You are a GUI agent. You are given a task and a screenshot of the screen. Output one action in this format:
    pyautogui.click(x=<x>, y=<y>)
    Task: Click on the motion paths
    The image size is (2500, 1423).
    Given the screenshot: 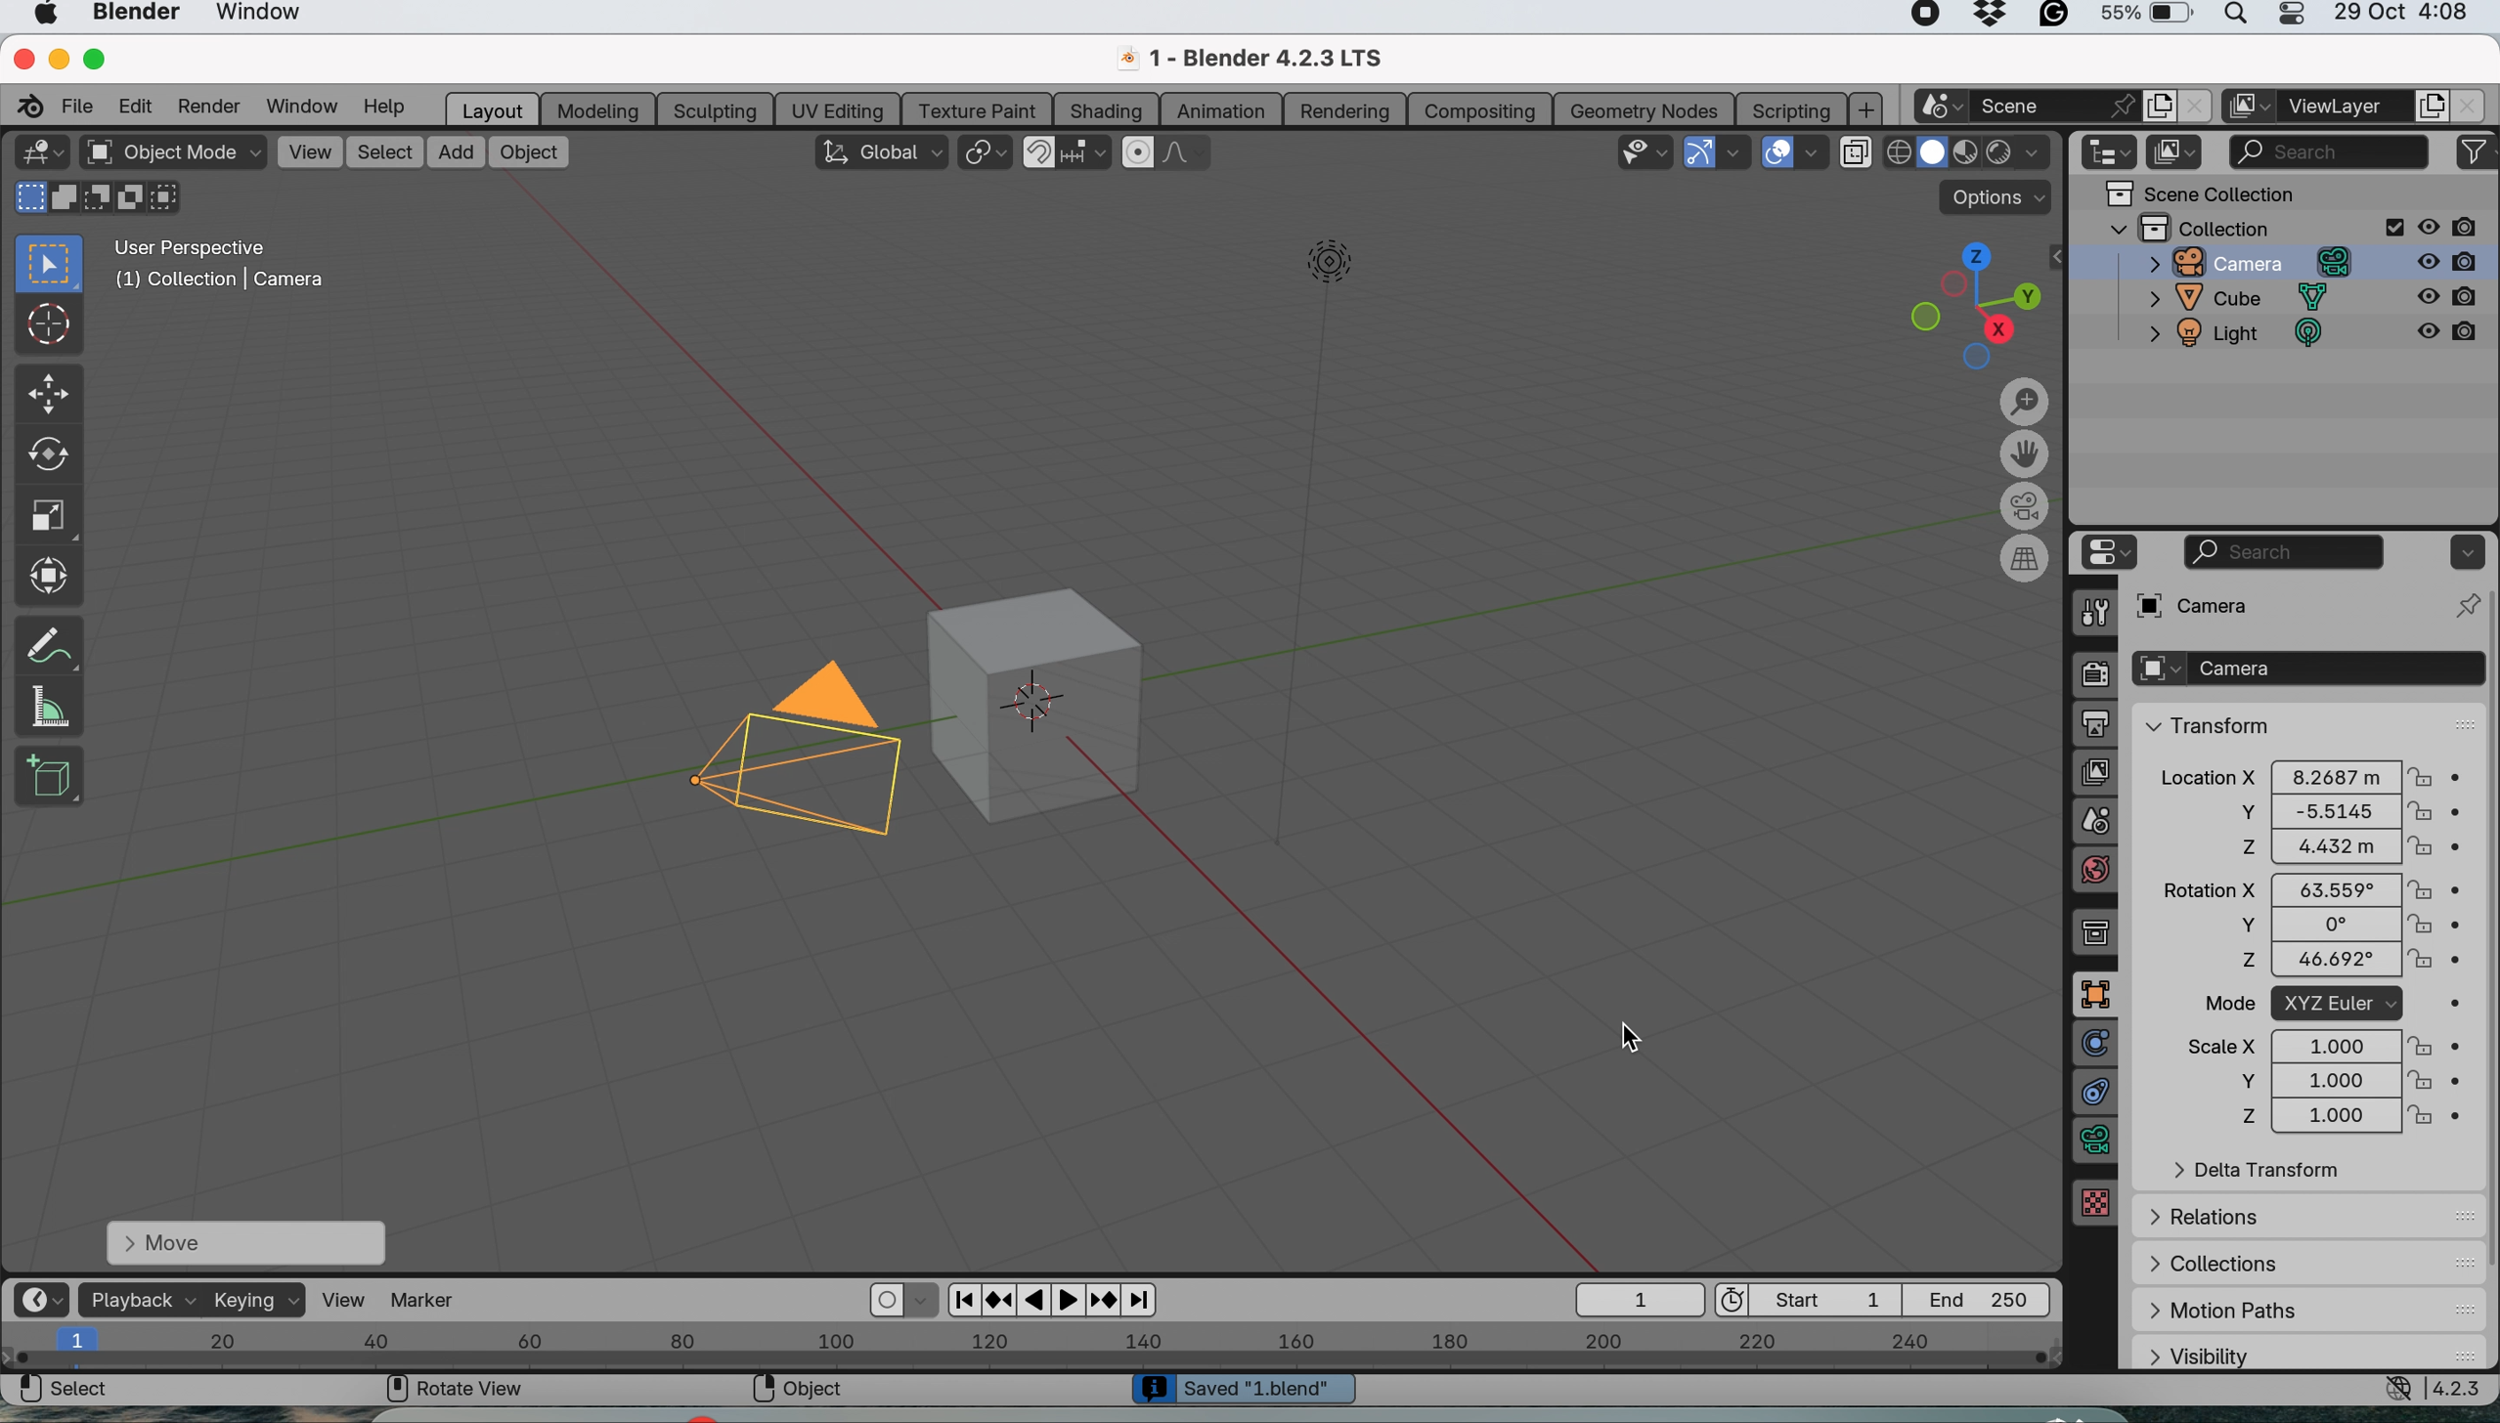 What is the action you would take?
    pyautogui.click(x=2250, y=1311)
    